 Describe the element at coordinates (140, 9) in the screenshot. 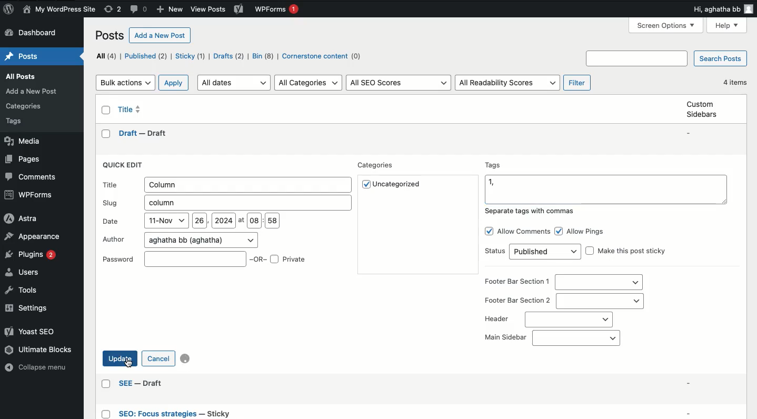

I see `Comments` at that location.